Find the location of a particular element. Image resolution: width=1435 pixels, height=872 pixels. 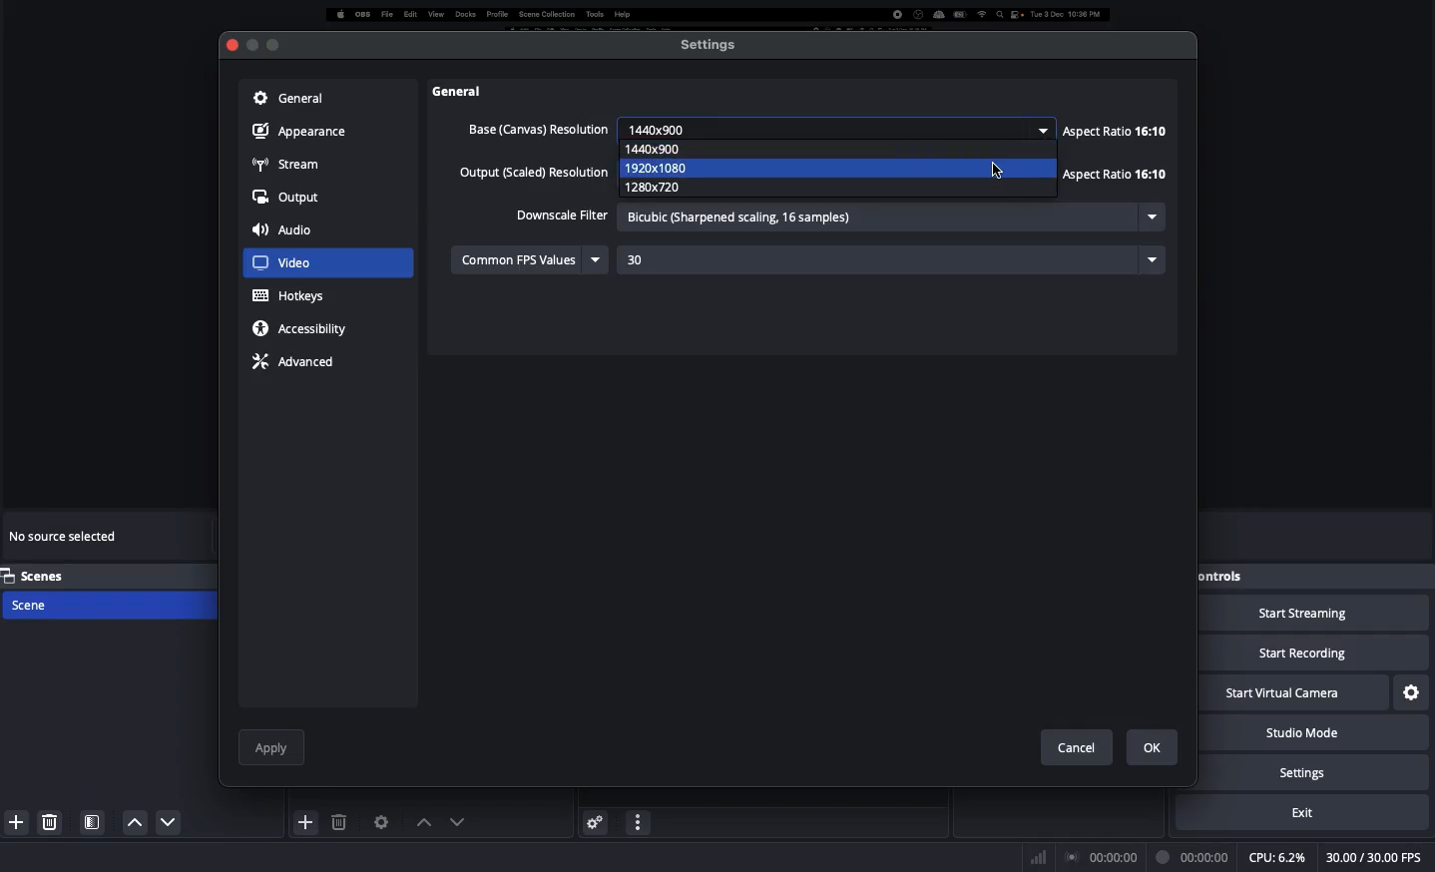

Move up is located at coordinates (420, 822).